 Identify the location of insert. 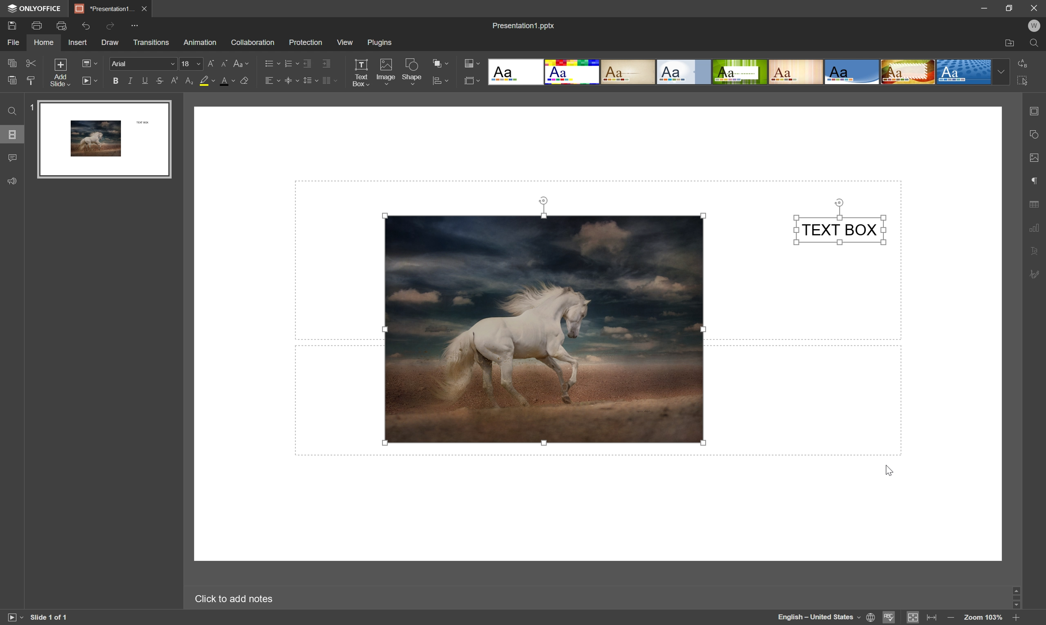
(79, 43).